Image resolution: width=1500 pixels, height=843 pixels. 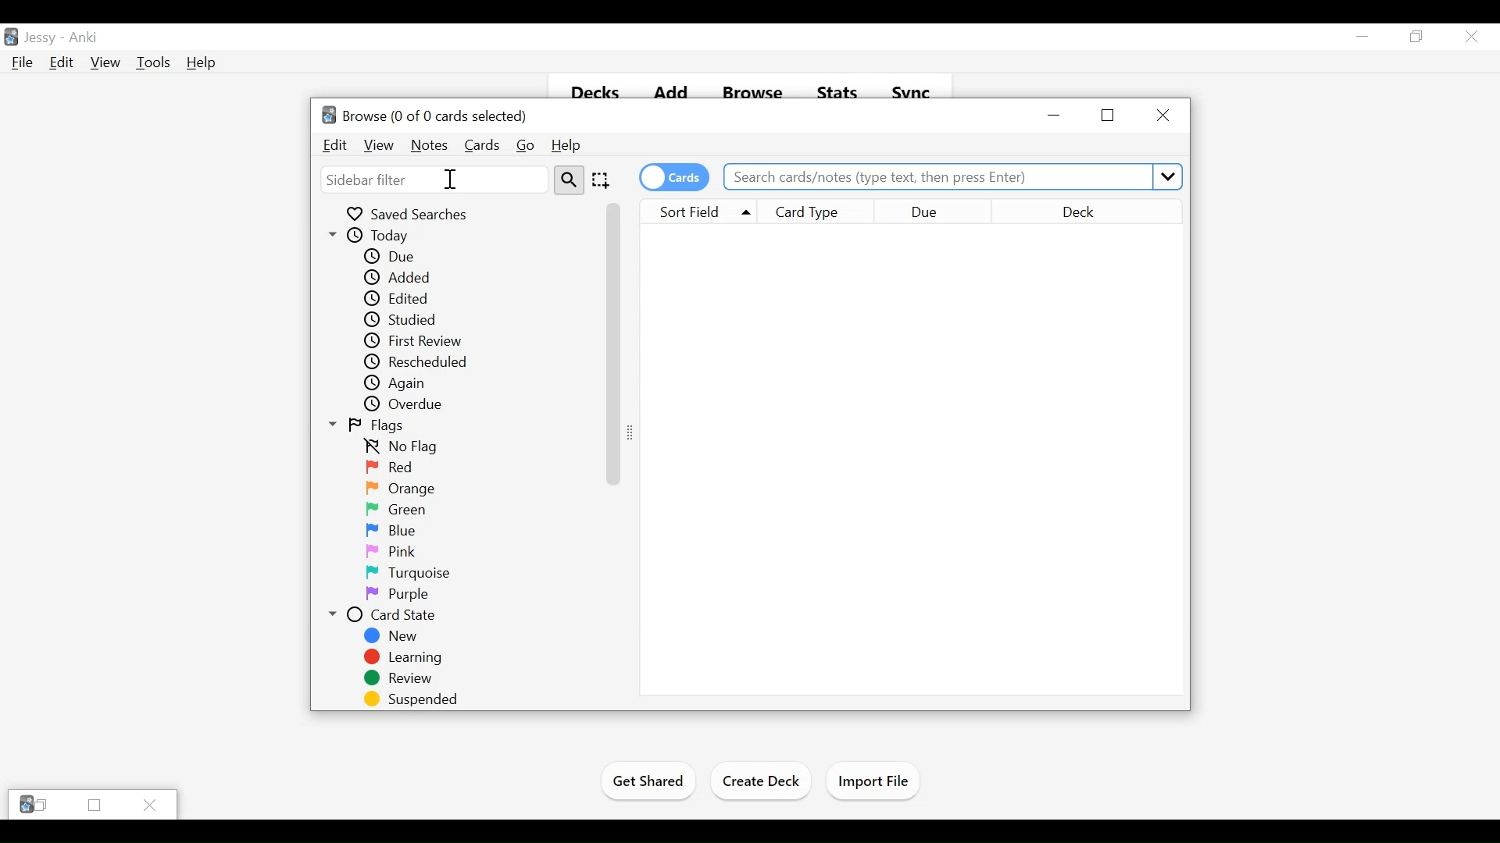 I want to click on Restore, so click(x=93, y=806).